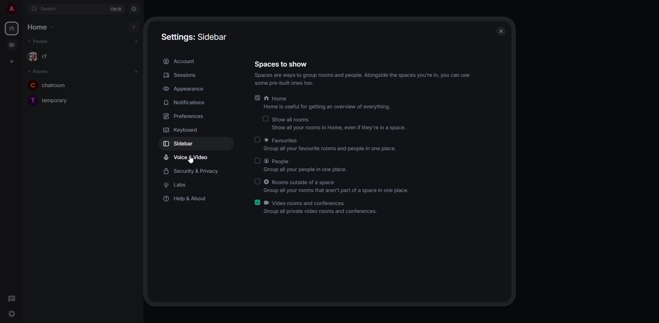  Describe the element at coordinates (266, 119) in the screenshot. I see `click to enable` at that location.